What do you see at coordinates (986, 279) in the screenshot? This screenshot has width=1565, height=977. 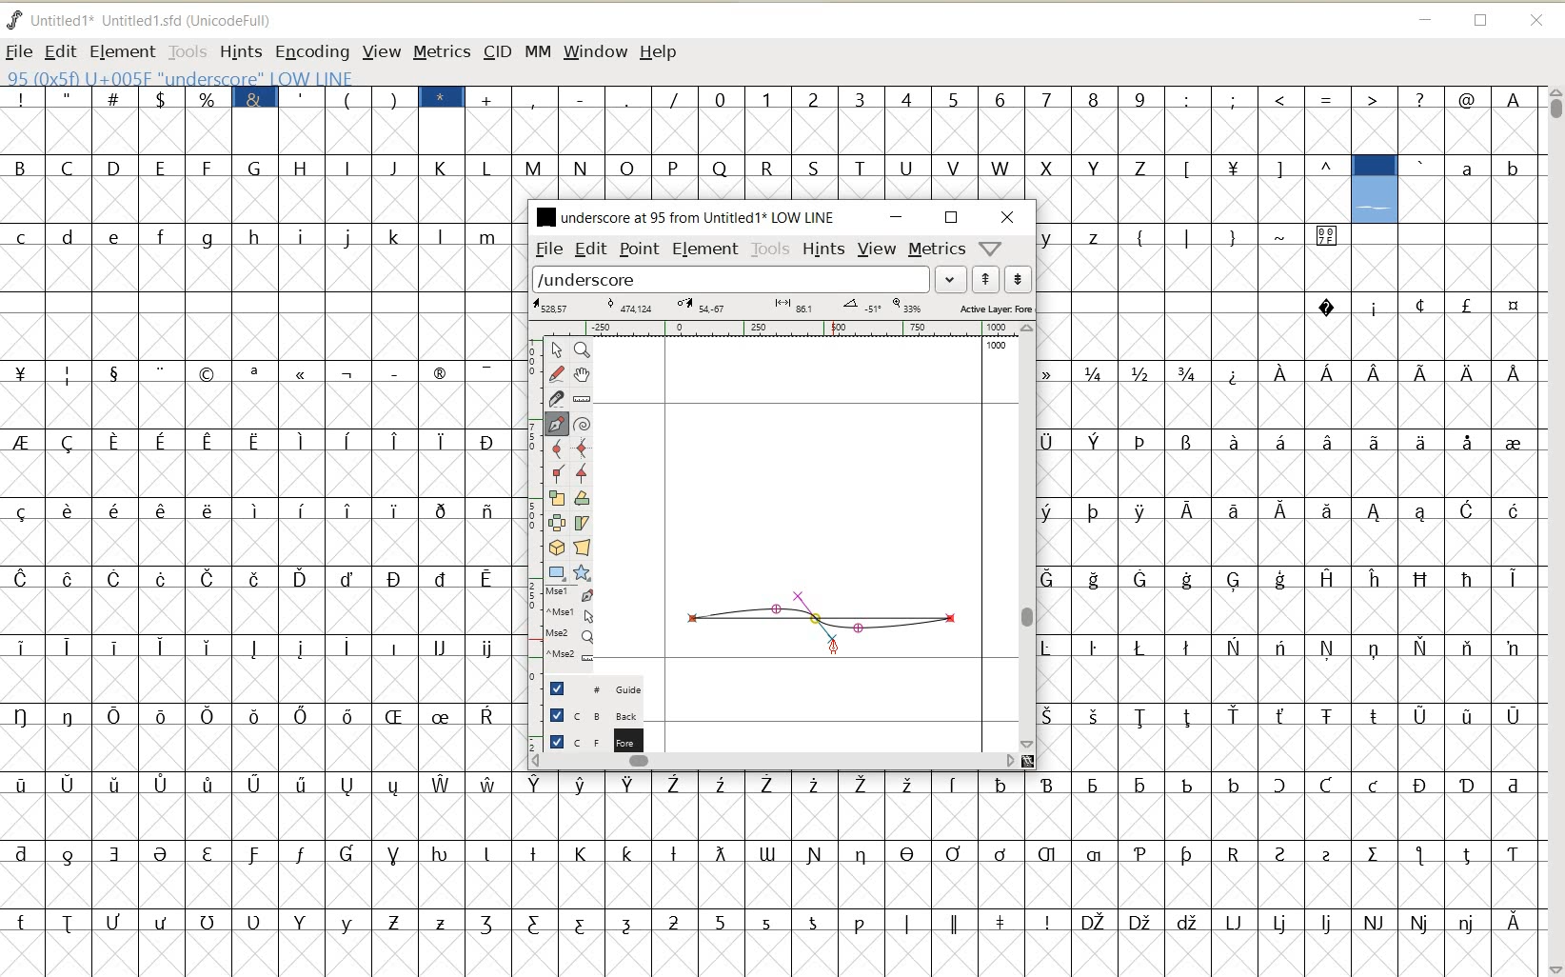 I see `show previous word list` at bounding box center [986, 279].